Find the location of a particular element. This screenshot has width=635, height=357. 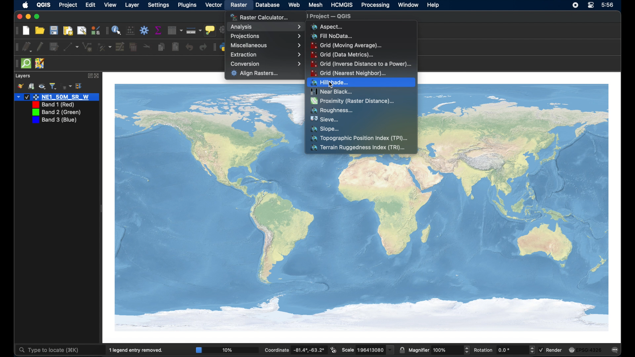

undo is located at coordinates (189, 47).